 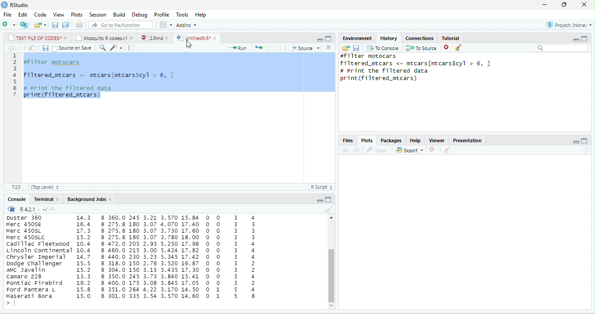 What do you see at coordinates (33, 209) in the screenshot?
I see `R 4.2.1 ~/` at bounding box center [33, 209].